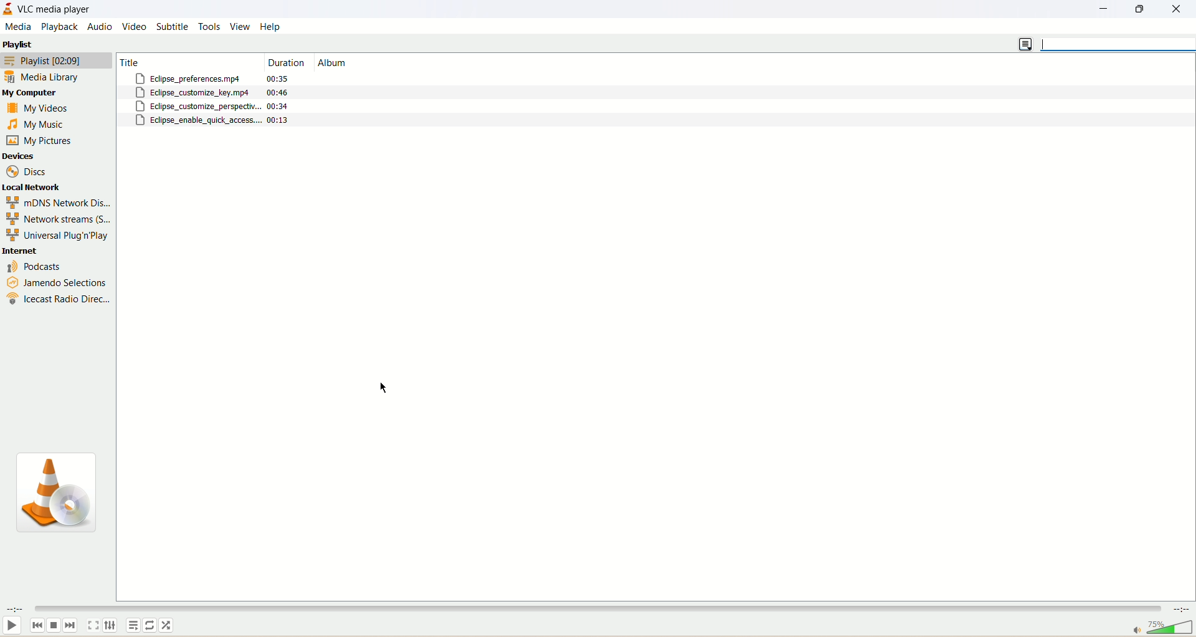  I want to click on mDNS newtork, so click(57, 202).